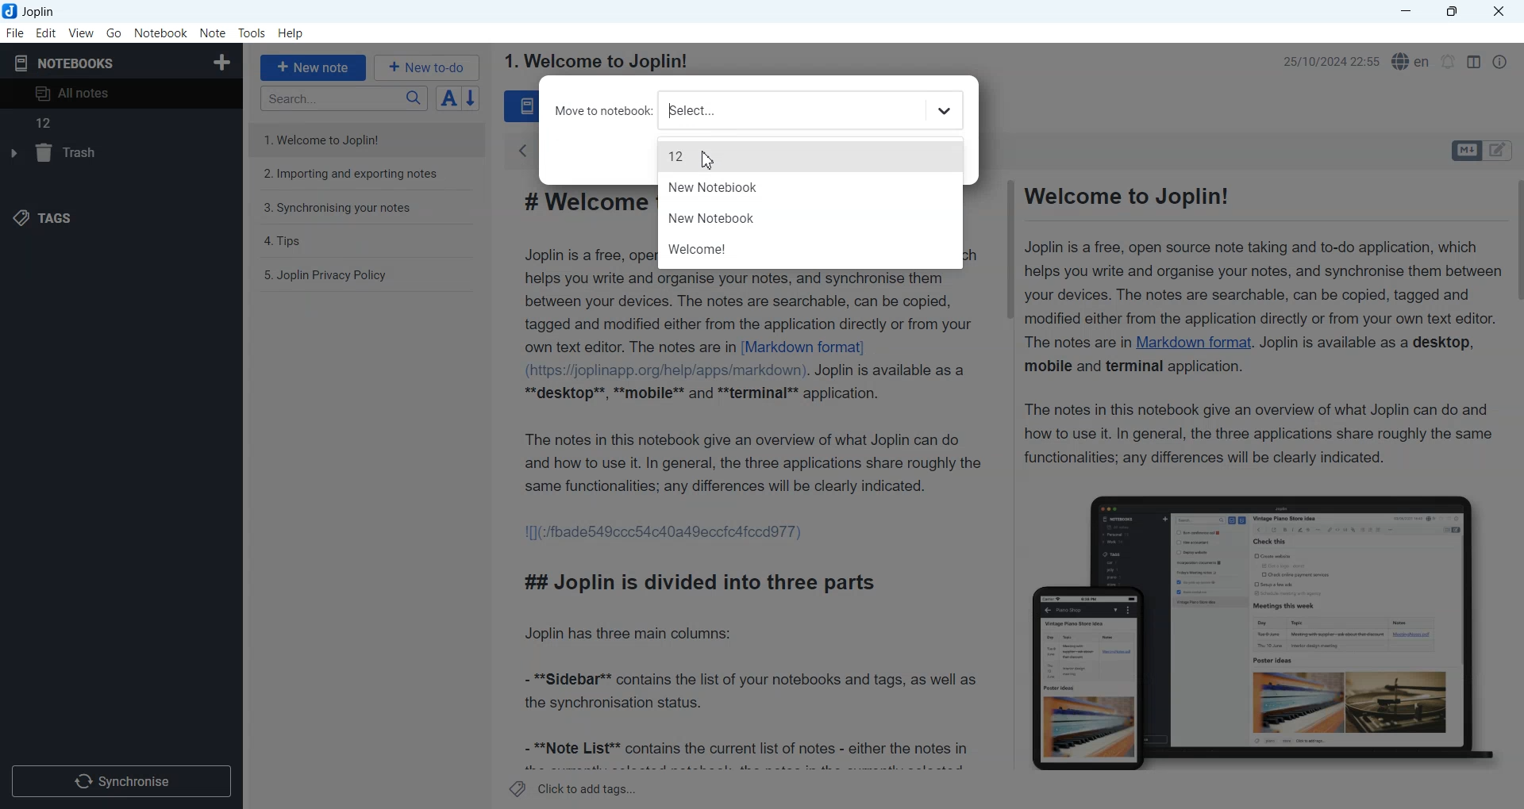 The width and height of the screenshot is (1524, 809). Describe the element at coordinates (810, 218) in the screenshot. I see `New Notebook` at that location.